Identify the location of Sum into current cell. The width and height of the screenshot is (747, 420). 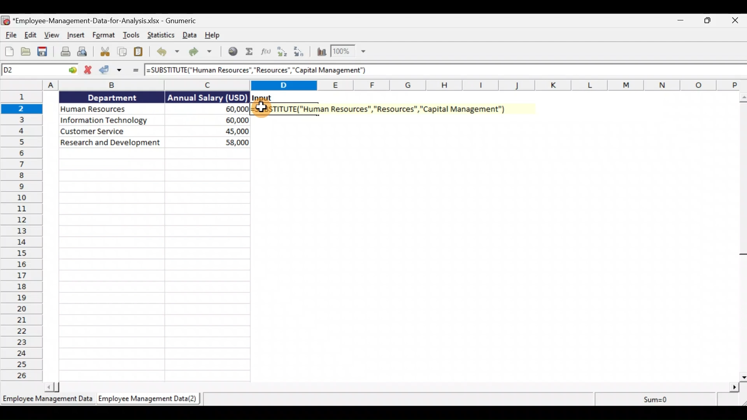
(249, 52).